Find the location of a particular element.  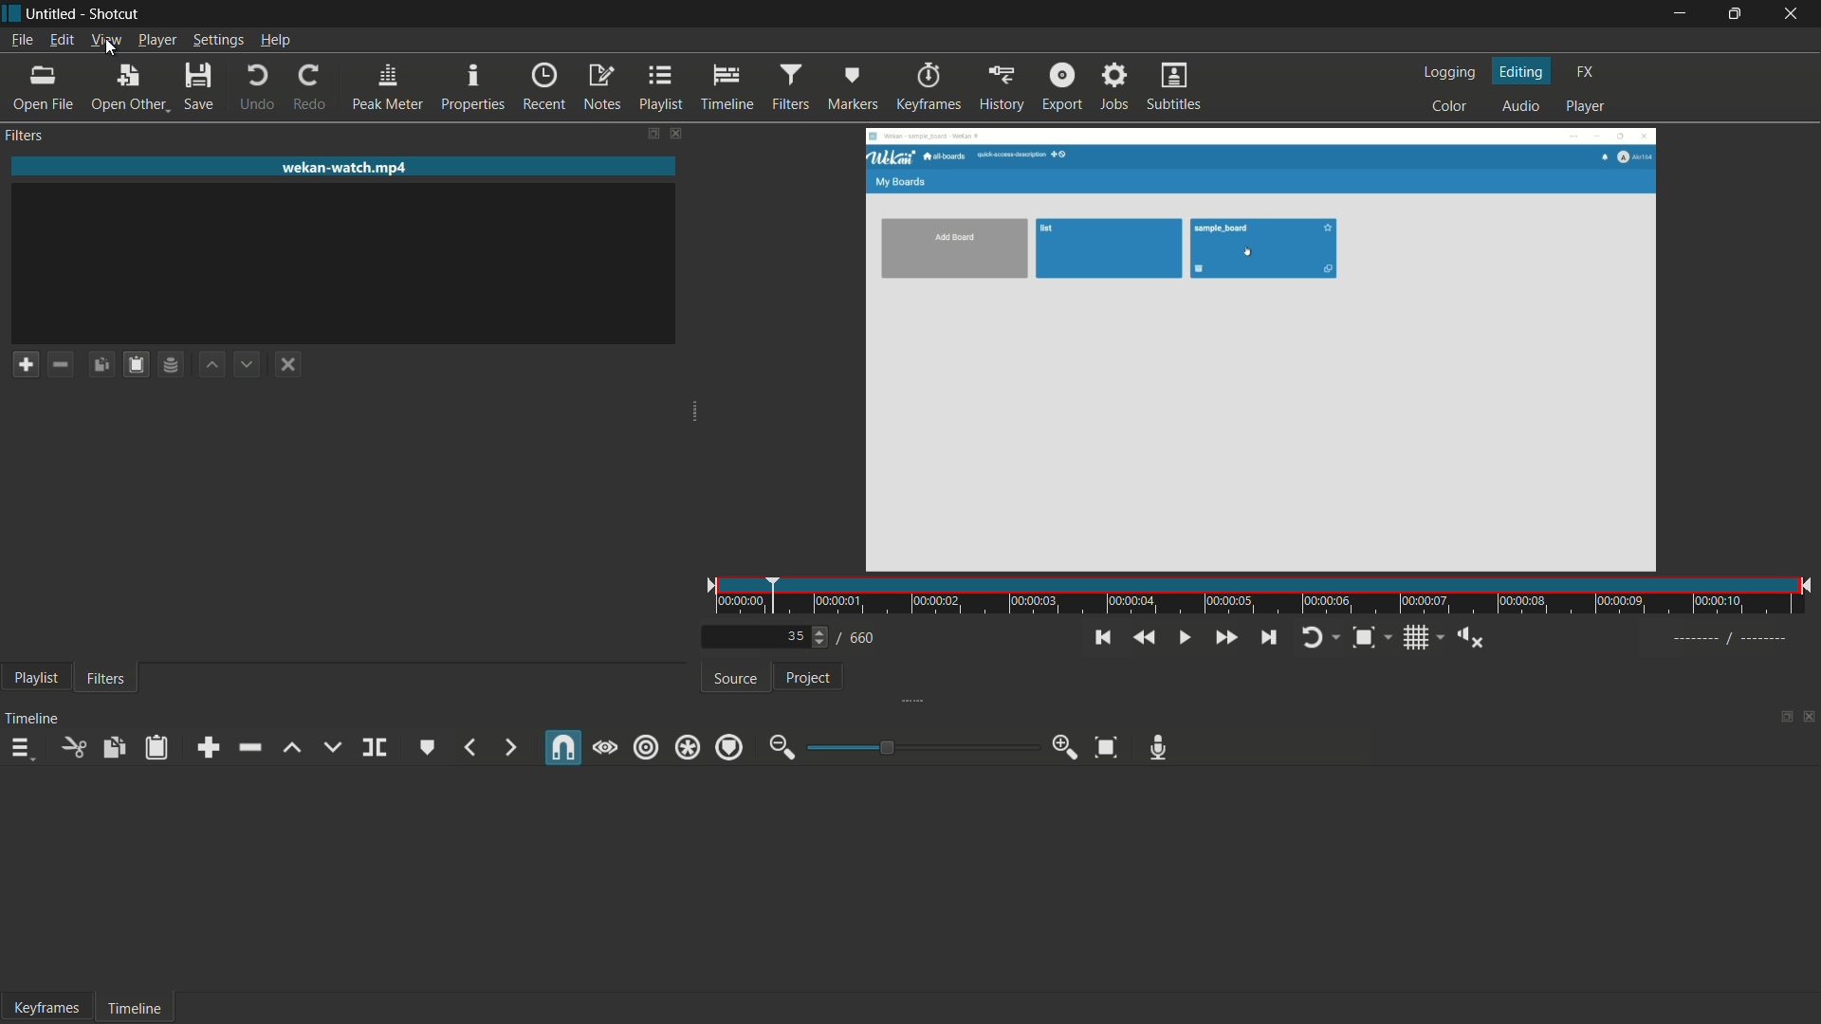

zoom in is located at coordinates (1061, 747).